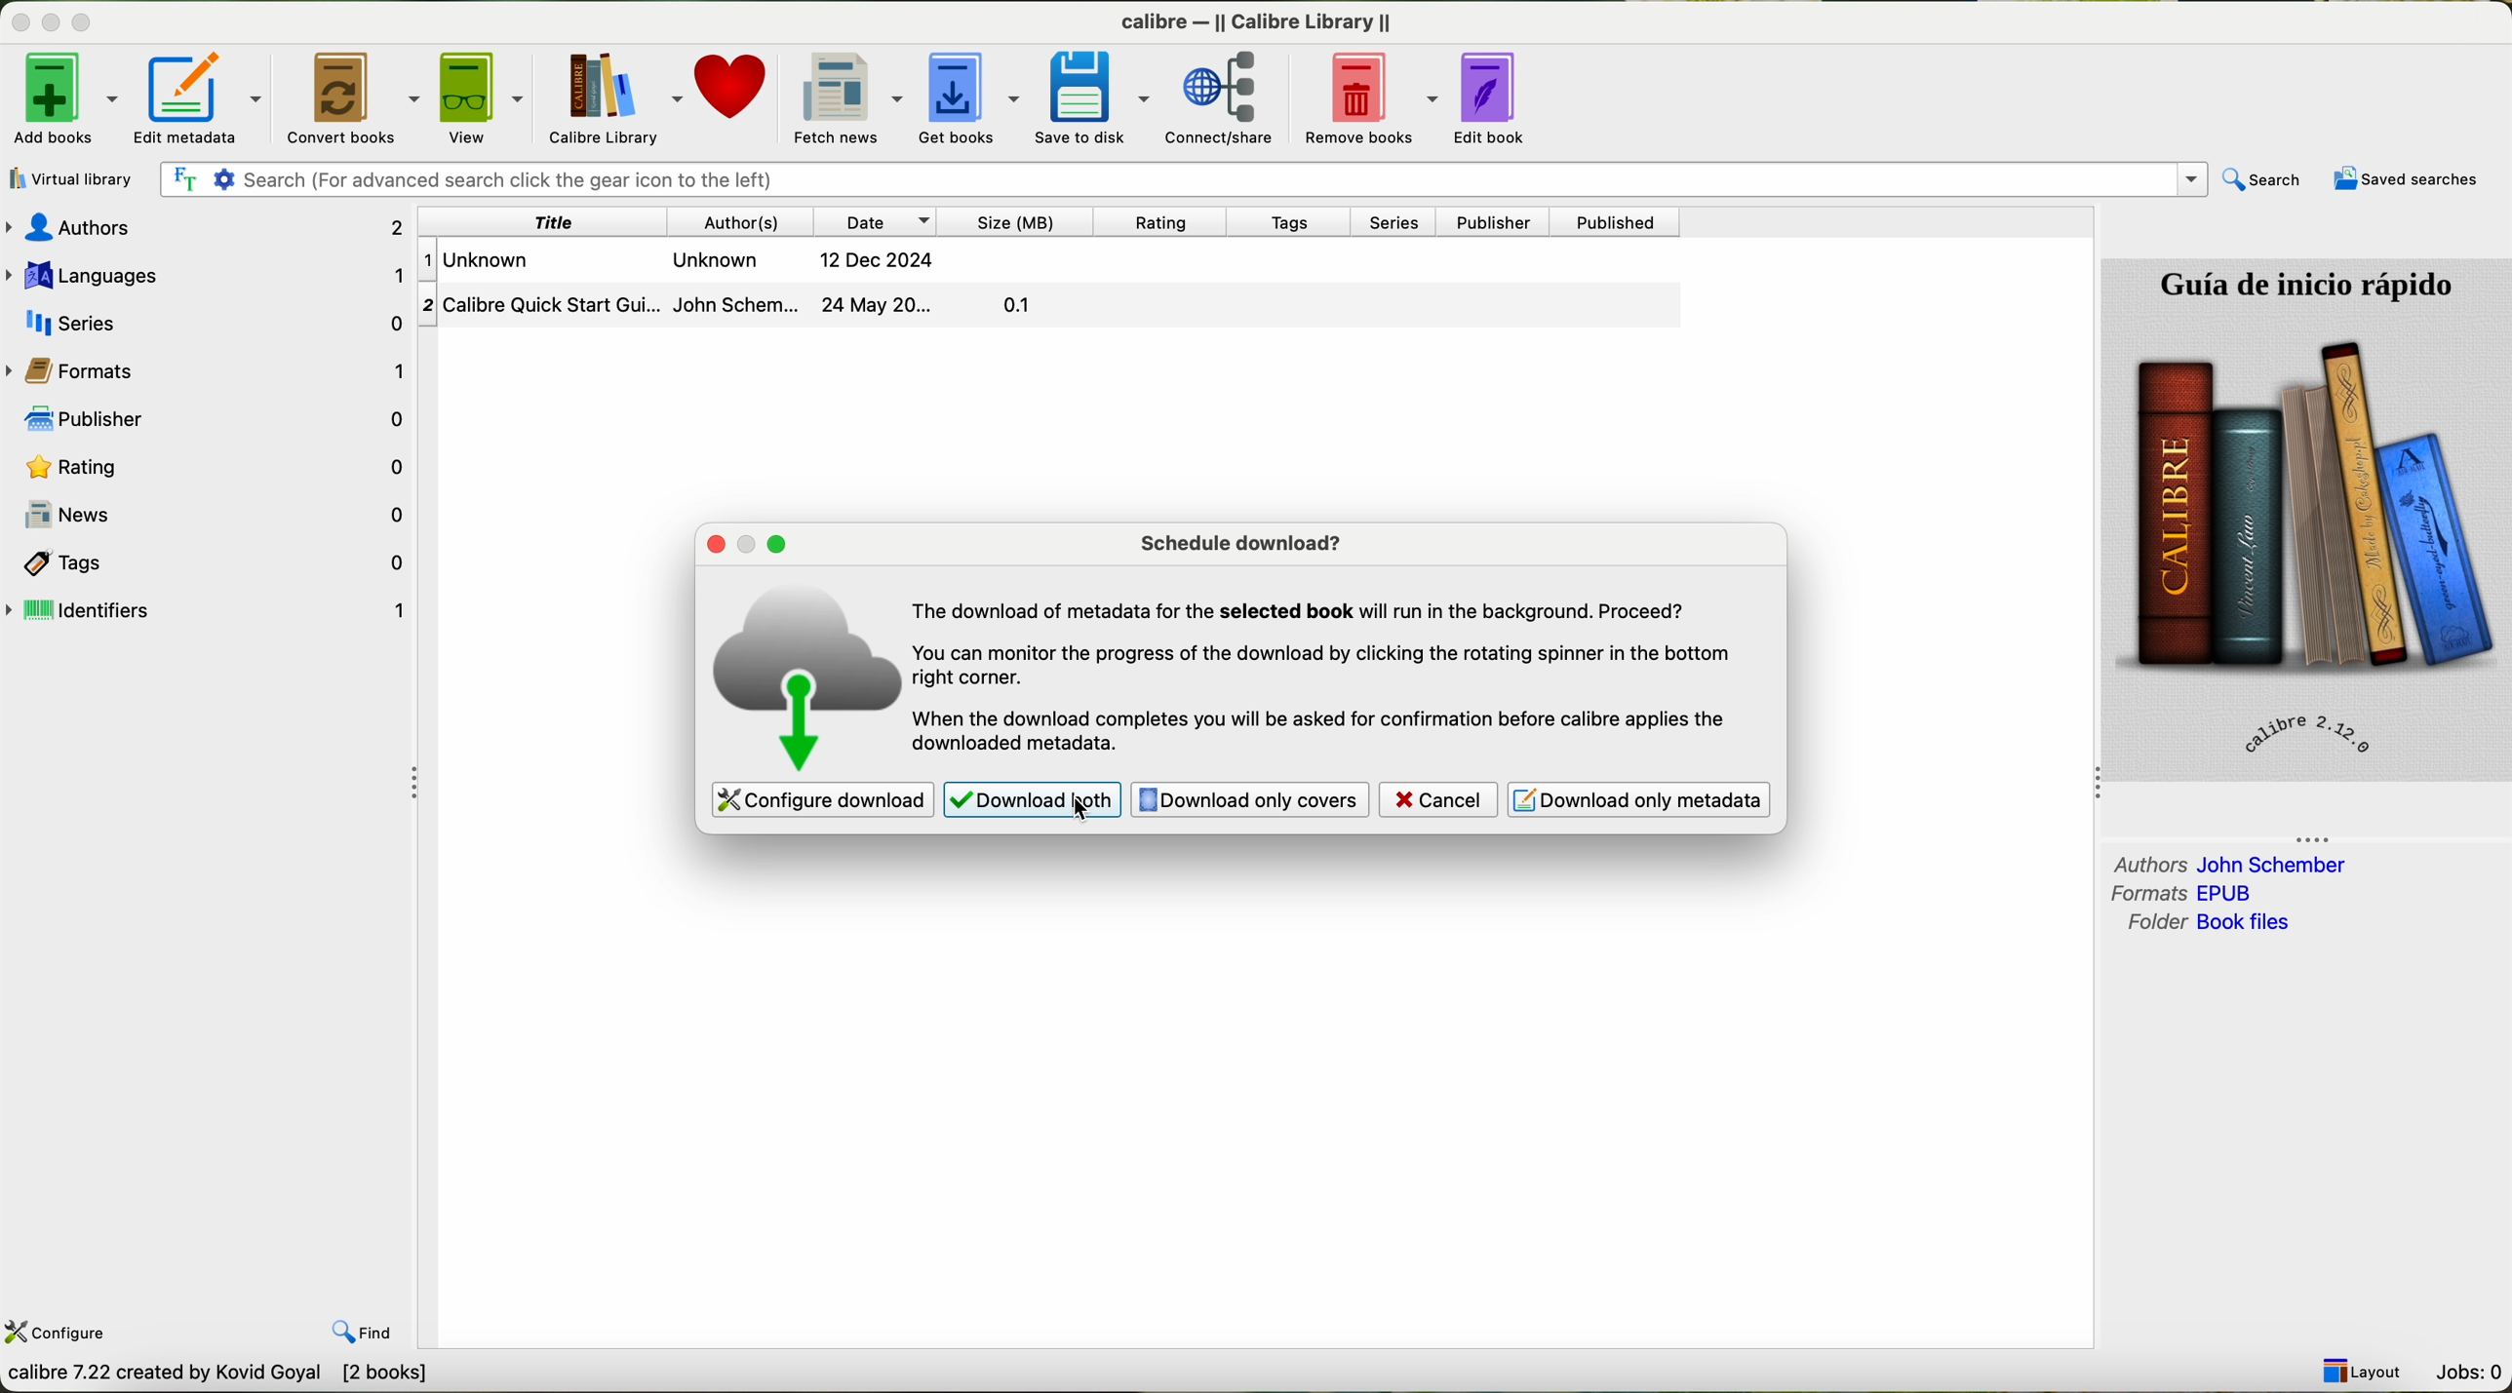 The width and height of the screenshot is (2512, 1393). What do you see at coordinates (2306, 519) in the screenshot?
I see `book cover preview` at bounding box center [2306, 519].